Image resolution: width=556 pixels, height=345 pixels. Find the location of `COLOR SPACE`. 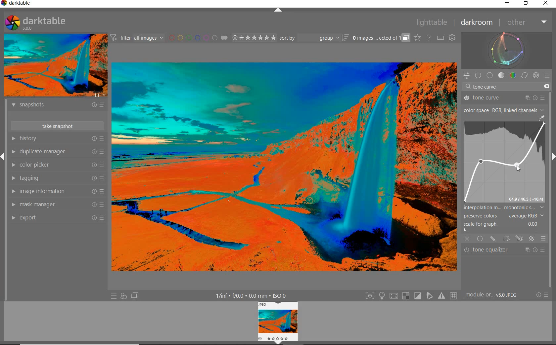

COLOR SPACE is located at coordinates (504, 110).